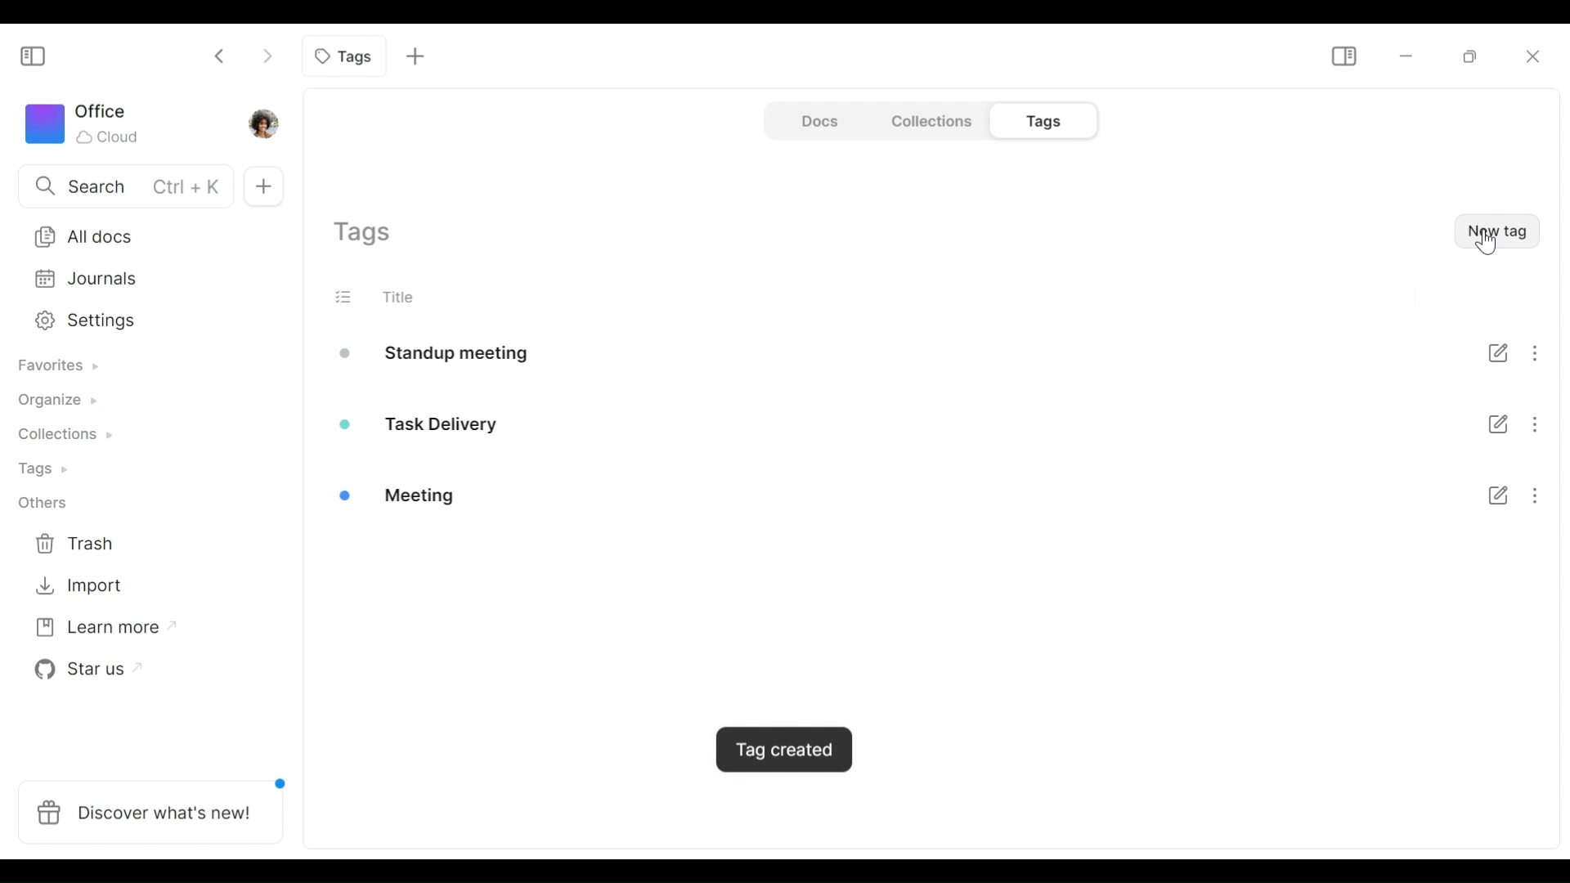 Image resolution: width=1570 pixels, height=883 pixels. What do you see at coordinates (444, 353) in the screenshot?
I see `Standup meeting` at bounding box center [444, 353].